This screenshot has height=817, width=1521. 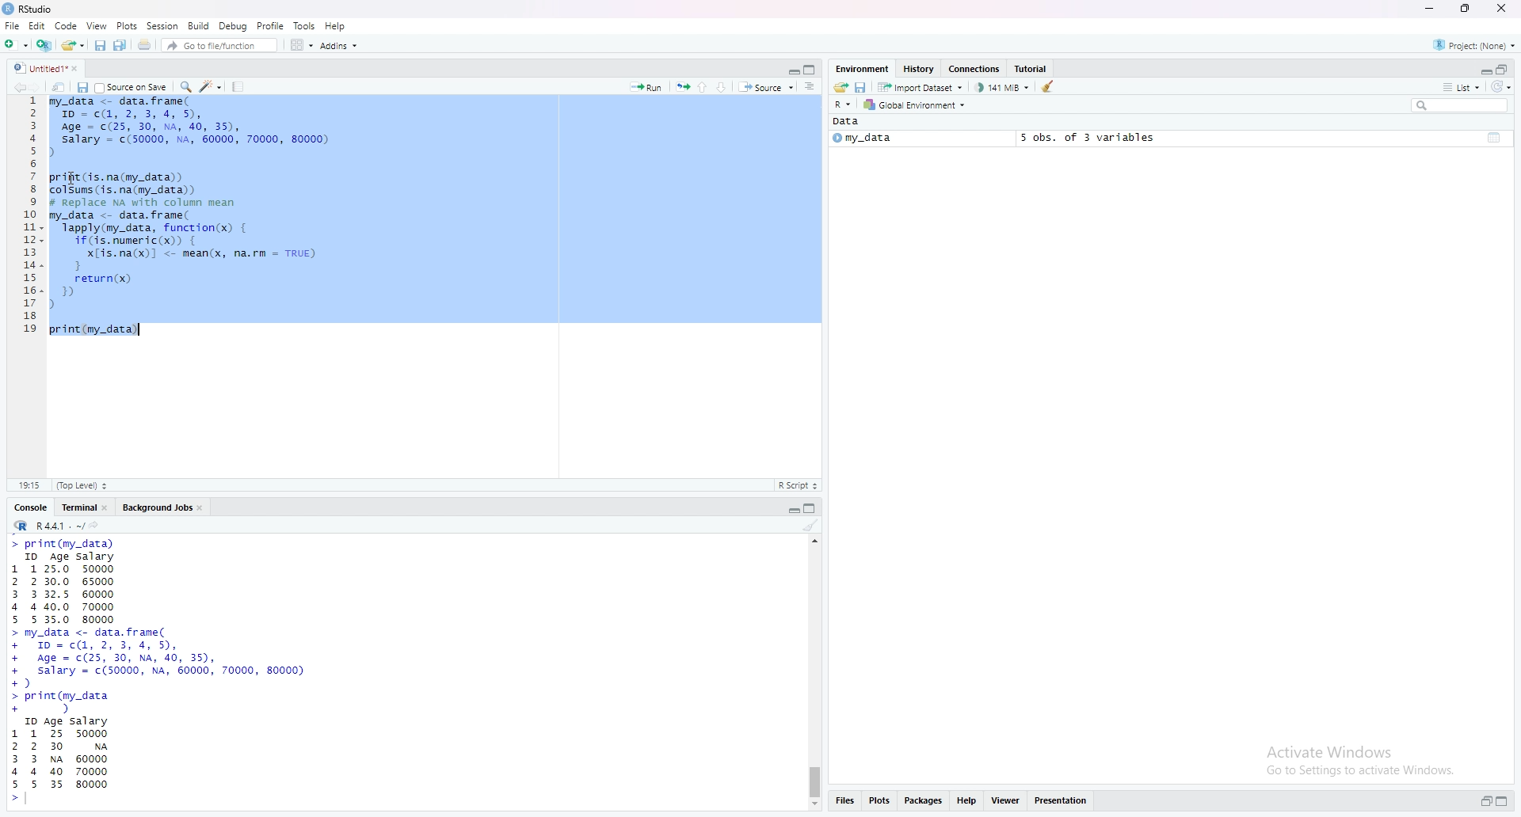 I want to click on workspace panes, so click(x=303, y=46).